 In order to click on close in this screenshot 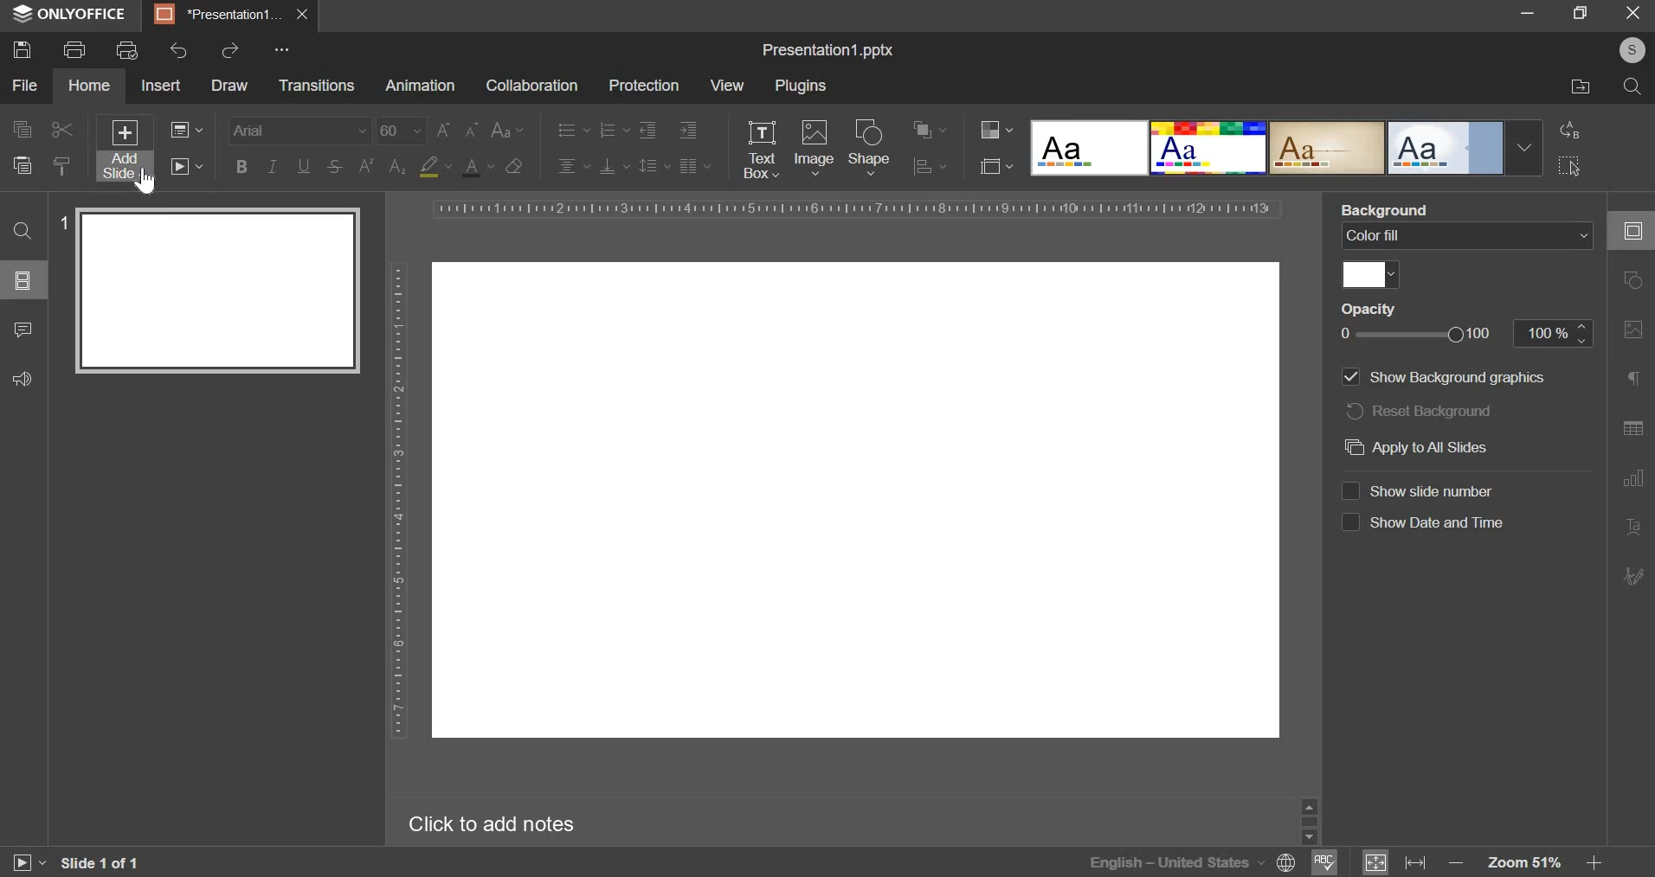, I will do `click(302, 14)`.